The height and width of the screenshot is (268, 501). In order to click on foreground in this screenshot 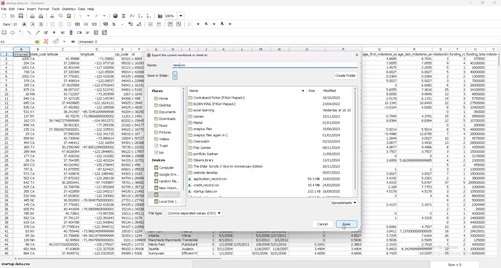, I will do `click(210, 24)`.